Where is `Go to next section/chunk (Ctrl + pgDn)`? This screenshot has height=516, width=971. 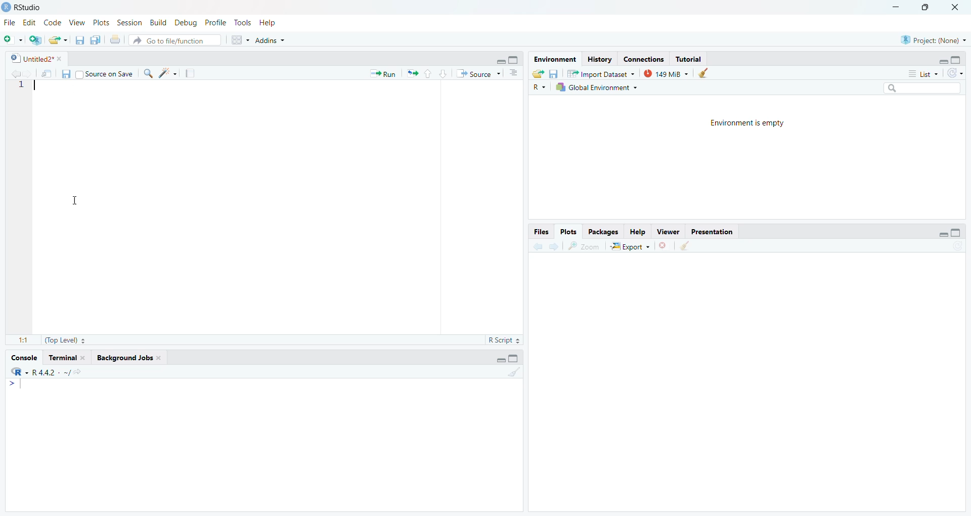 Go to next section/chunk (Ctrl + pgDn) is located at coordinates (444, 72).